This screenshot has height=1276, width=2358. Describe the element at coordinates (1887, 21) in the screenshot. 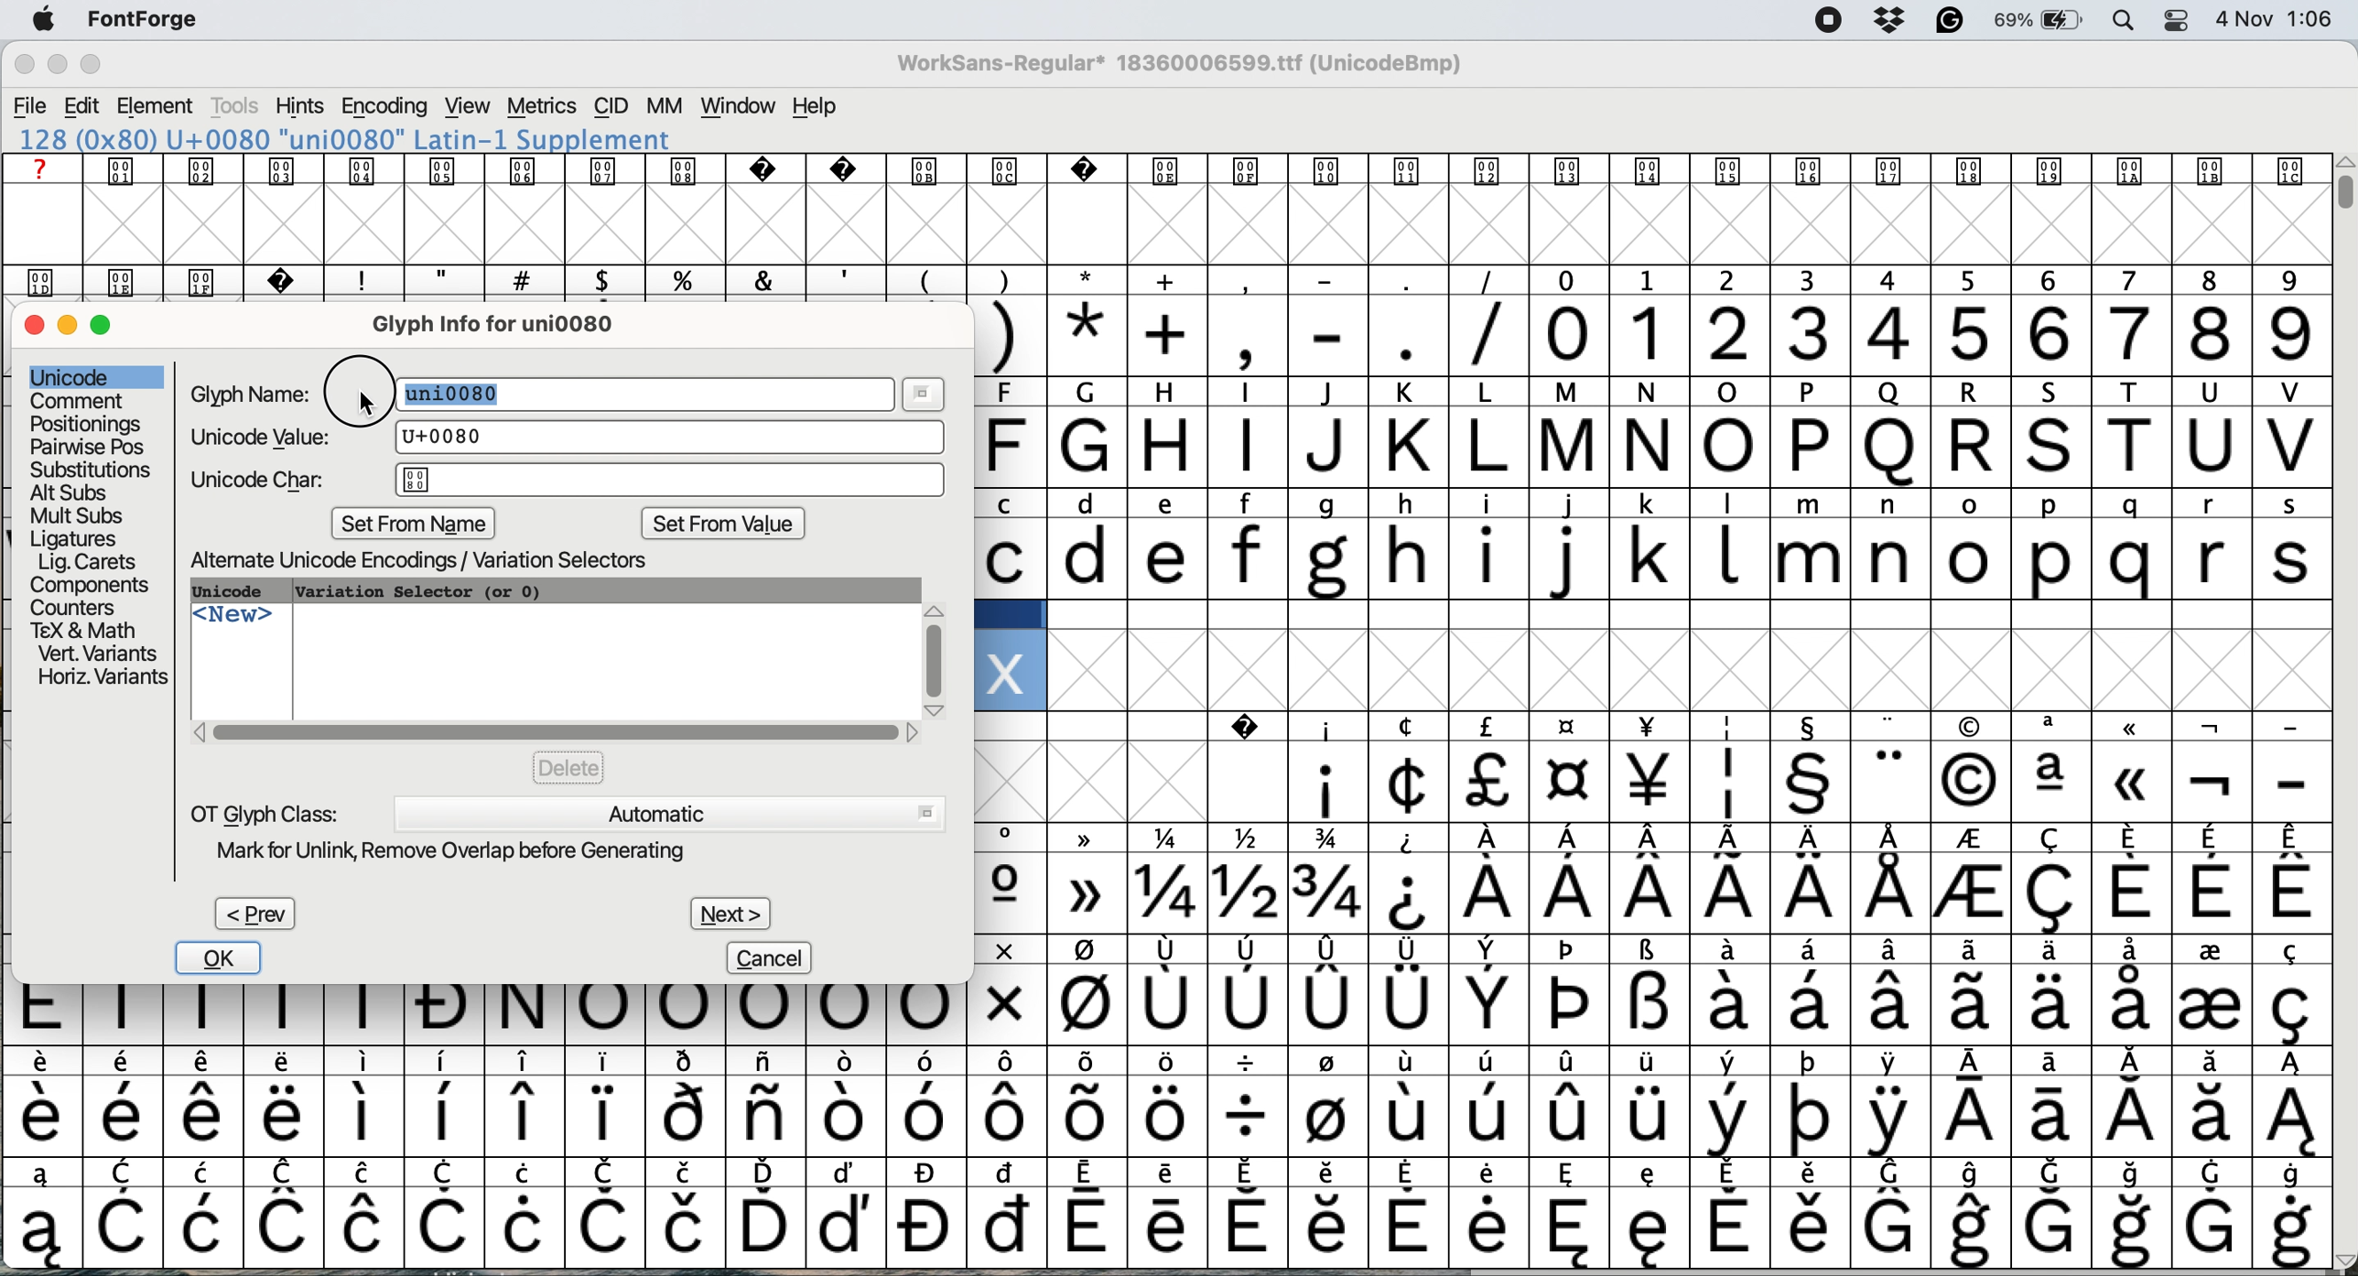

I see `dropbox` at that location.